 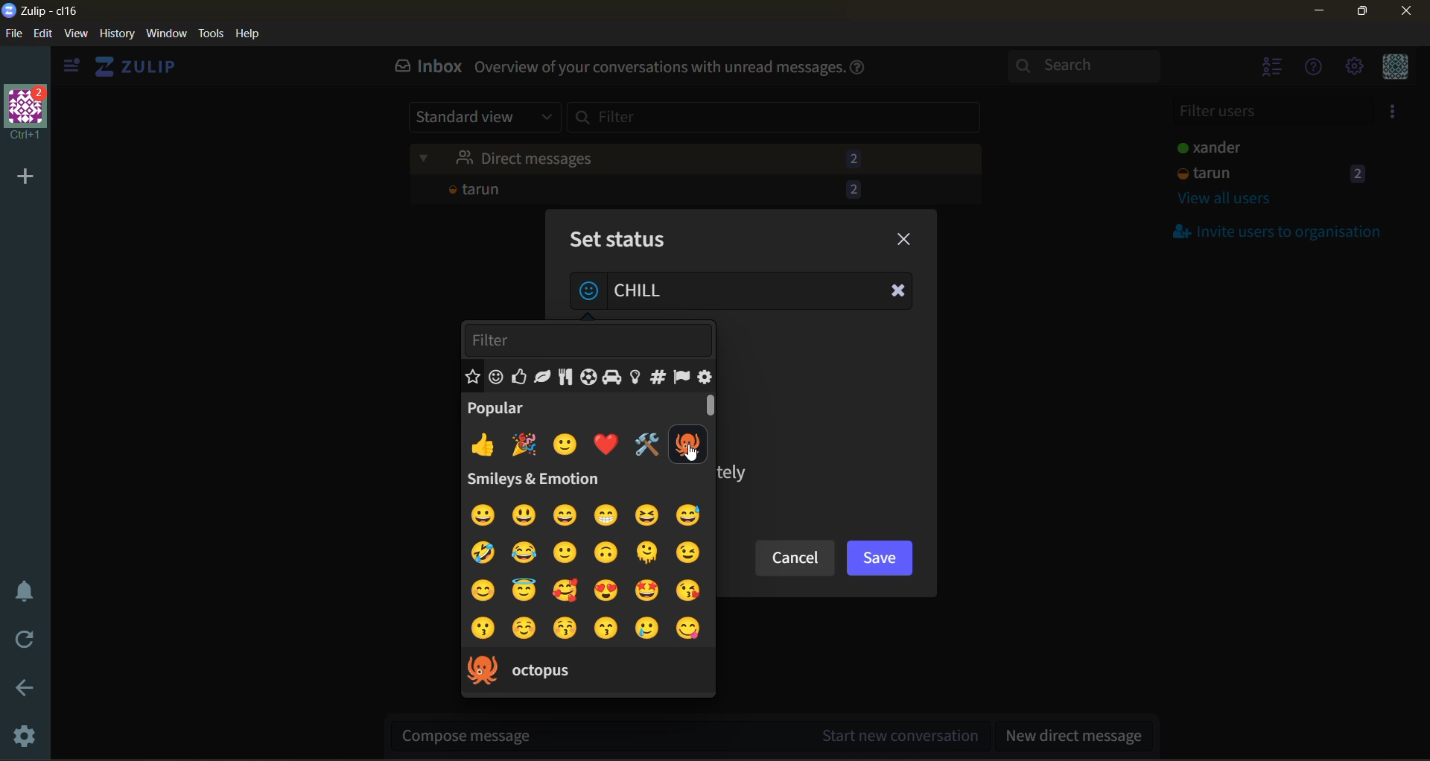 What do you see at coordinates (612, 378) in the screenshot?
I see `emoji` at bounding box center [612, 378].